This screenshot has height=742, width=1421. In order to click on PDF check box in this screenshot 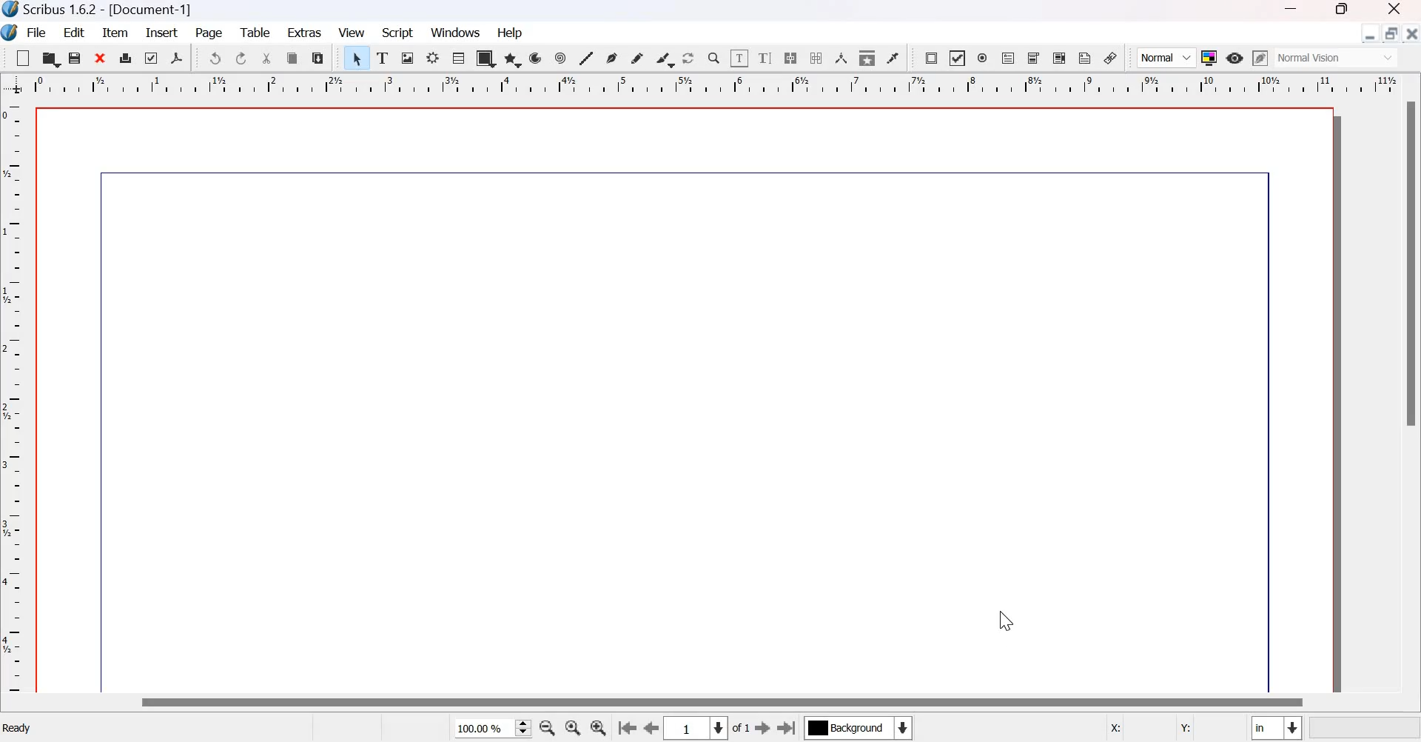, I will do `click(958, 58)`.